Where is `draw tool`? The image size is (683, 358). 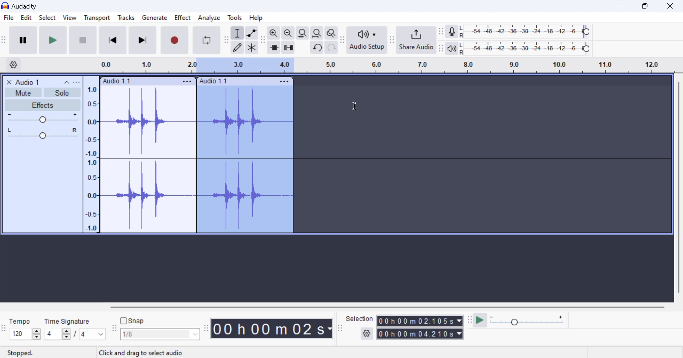 draw tool is located at coordinates (237, 48).